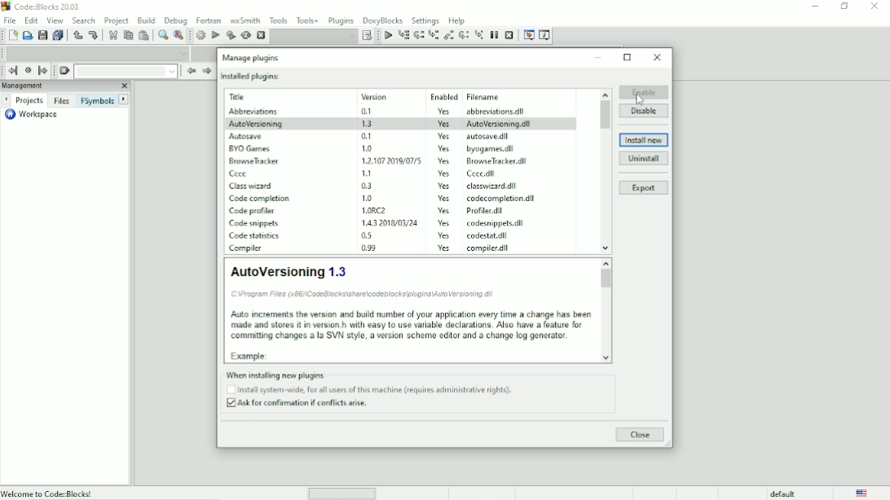 This screenshot has height=500, width=890. What do you see at coordinates (644, 158) in the screenshot?
I see `uninstall` at bounding box center [644, 158].